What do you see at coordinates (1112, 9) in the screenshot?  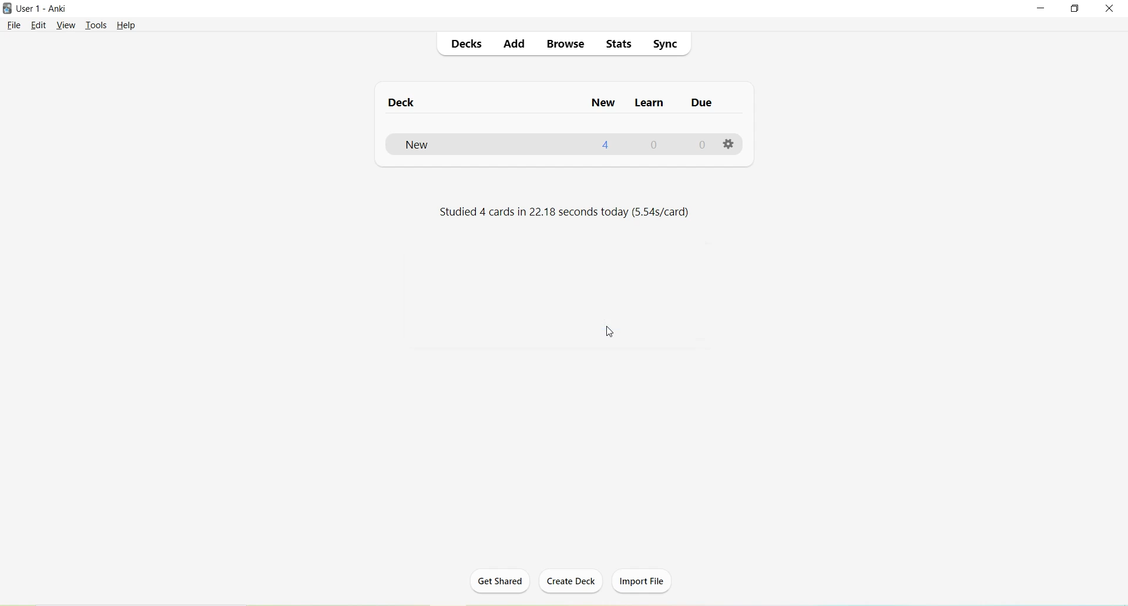 I see `Close` at bounding box center [1112, 9].